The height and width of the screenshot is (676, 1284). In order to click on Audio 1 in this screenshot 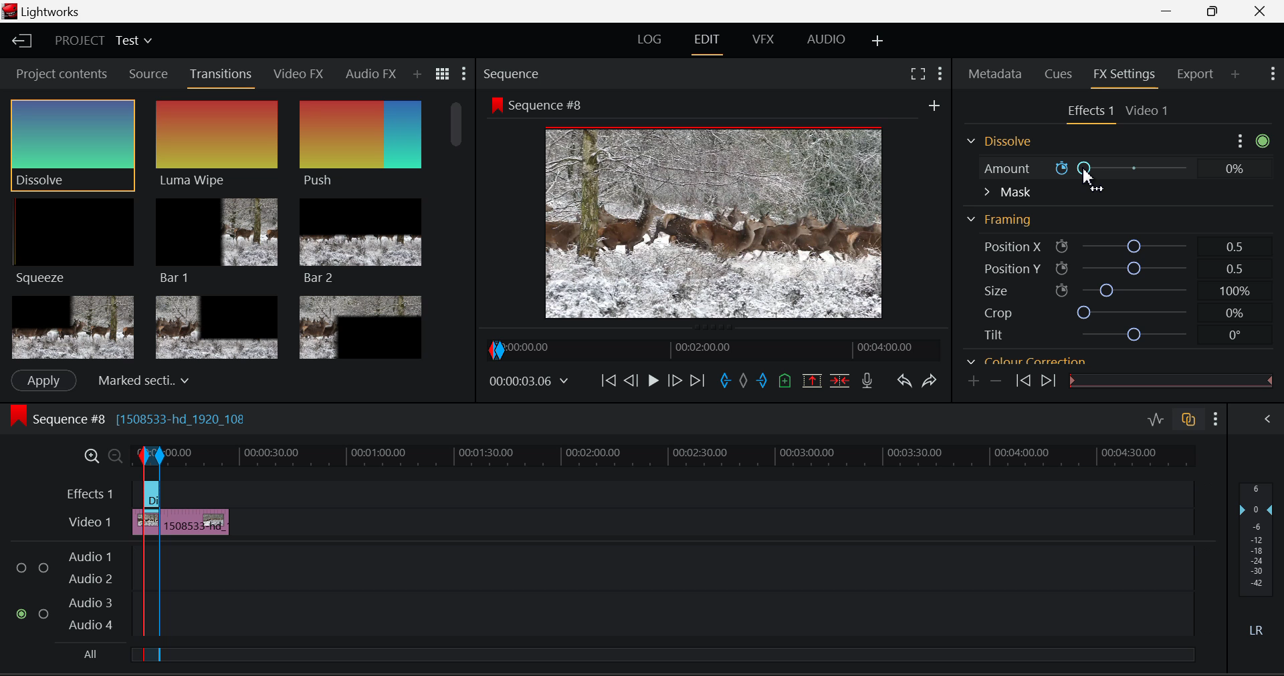, I will do `click(90, 552)`.